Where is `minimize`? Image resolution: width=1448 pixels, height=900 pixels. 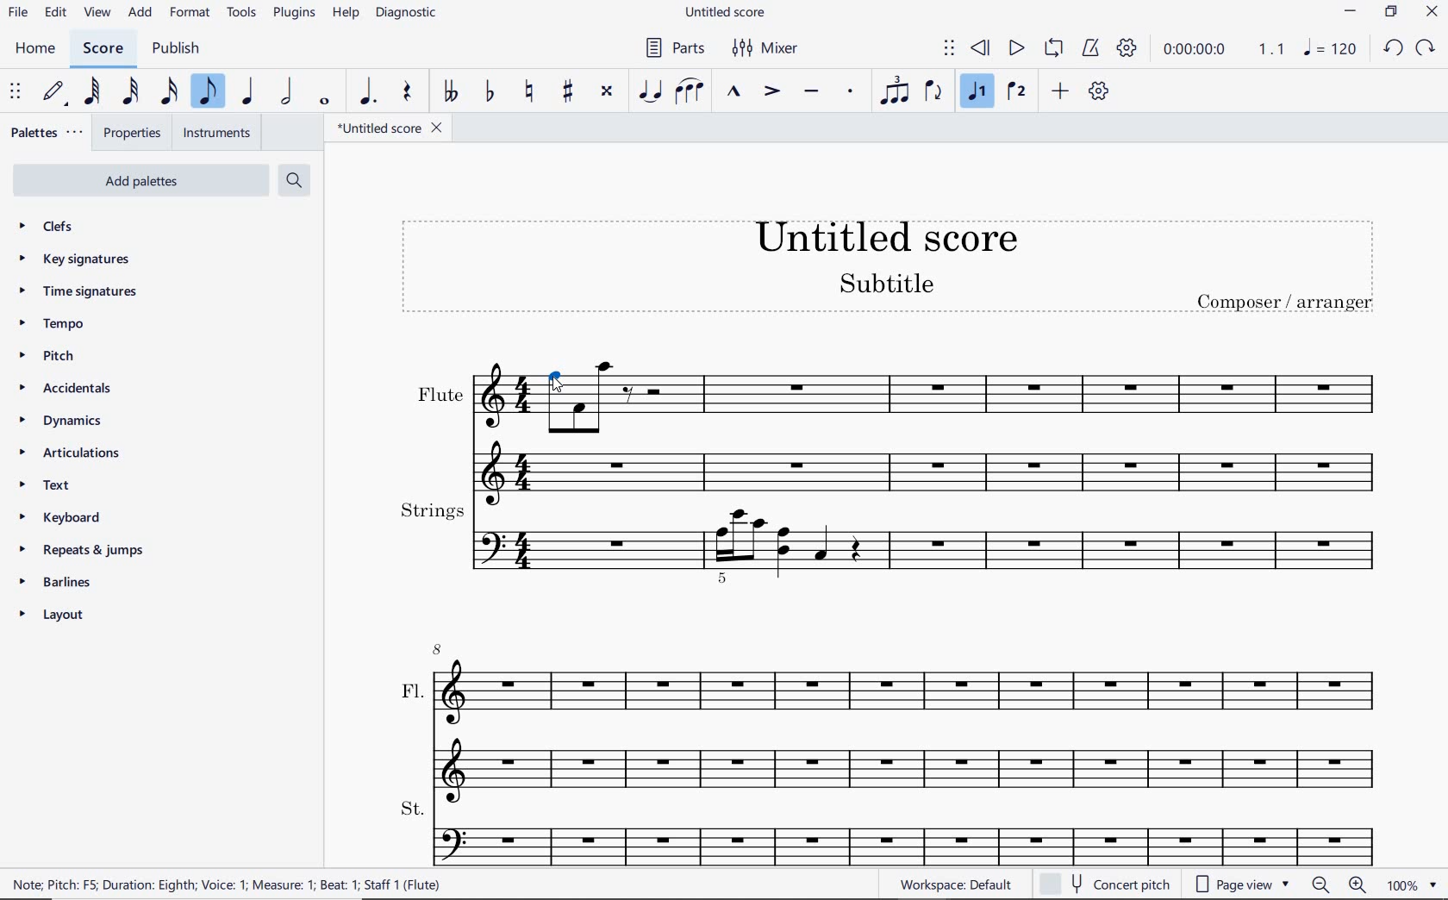 minimize is located at coordinates (1350, 11).